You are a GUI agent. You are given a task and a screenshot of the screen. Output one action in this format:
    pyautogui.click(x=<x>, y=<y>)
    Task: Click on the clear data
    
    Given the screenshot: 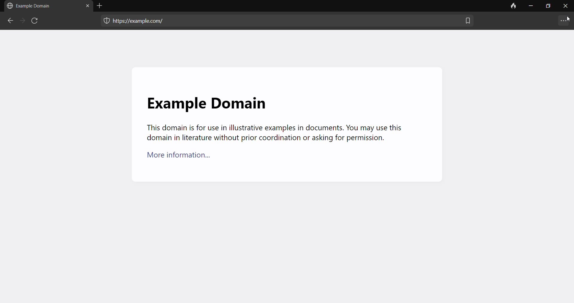 What is the action you would take?
    pyautogui.click(x=513, y=7)
    